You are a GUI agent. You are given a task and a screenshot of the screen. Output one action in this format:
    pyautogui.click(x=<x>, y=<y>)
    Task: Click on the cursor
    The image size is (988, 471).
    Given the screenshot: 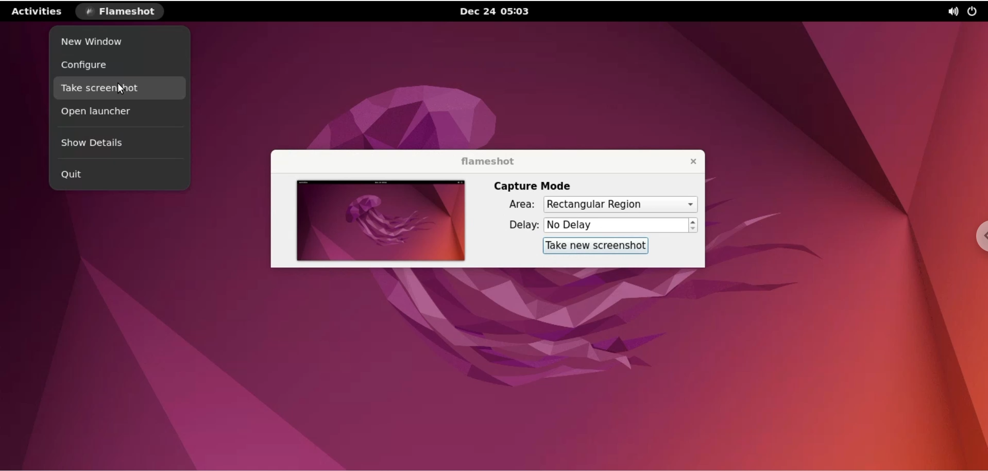 What is the action you would take?
    pyautogui.click(x=124, y=90)
    